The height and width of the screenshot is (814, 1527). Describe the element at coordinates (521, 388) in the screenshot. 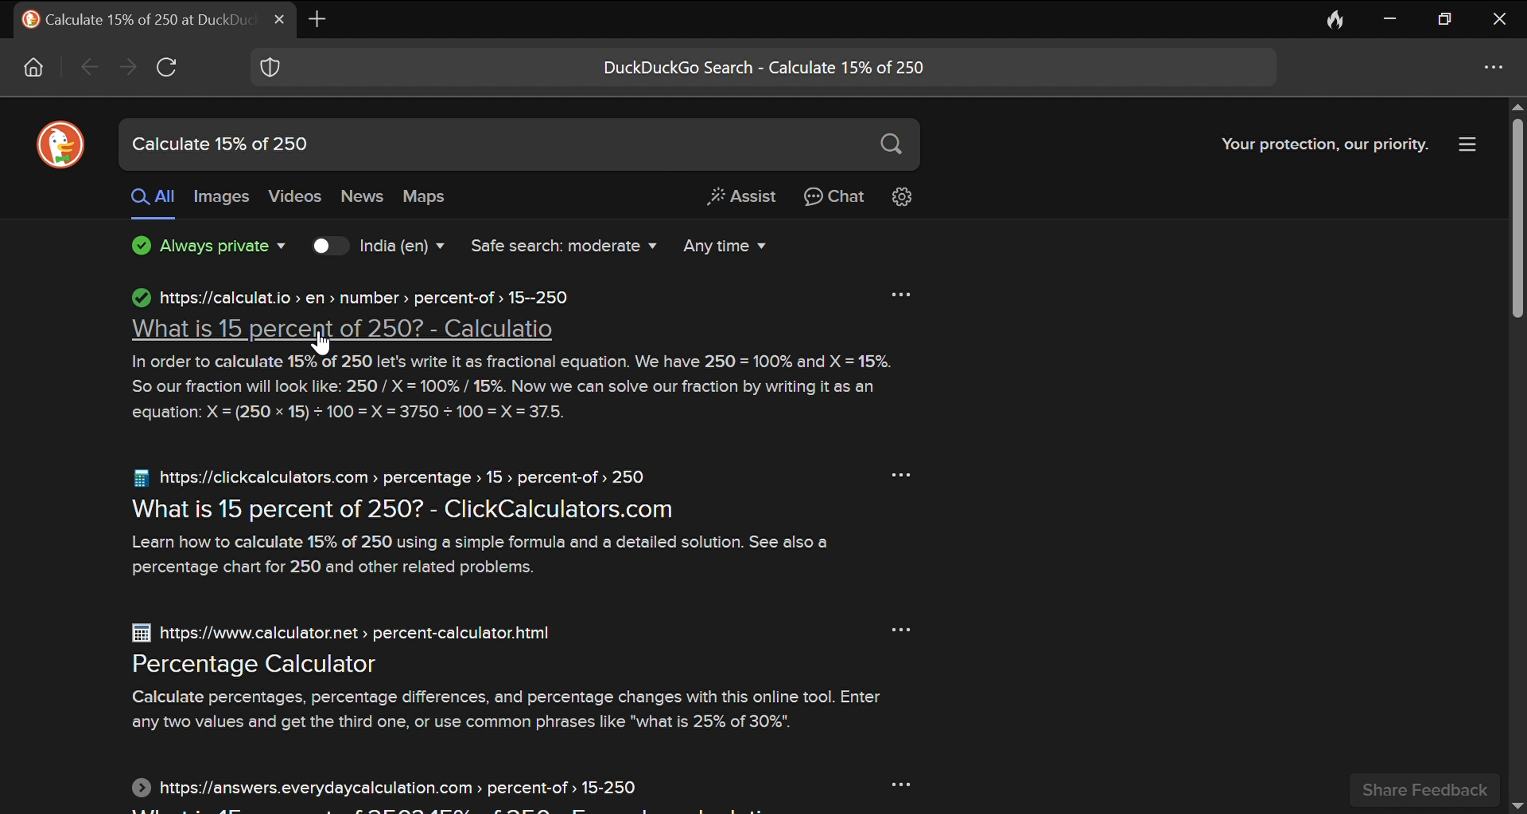

I see `In order to calculate 15% of 250 let's write it as fractional equation. We have 250 = 100% and X = 15%.
So our fraction will look like: 250 / X = 100% / 15%. Now we can solve our fraction by writing it as an
equation: X =(250 x 15) + 100 = X =3750 +100 = X = 37.5.` at that location.